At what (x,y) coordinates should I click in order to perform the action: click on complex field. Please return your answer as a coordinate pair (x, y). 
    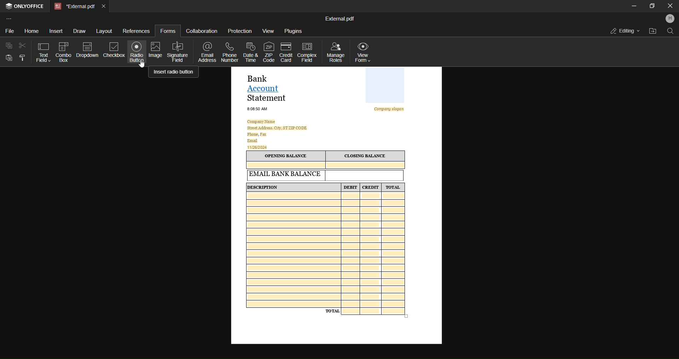
    Looking at the image, I should click on (306, 53).